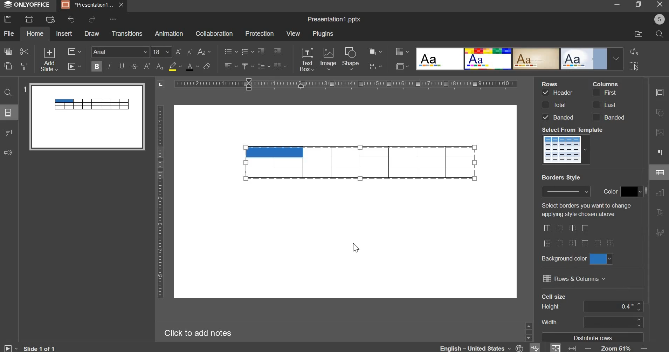  I want to click on rows, so click(557, 104).